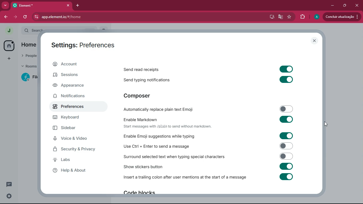 The width and height of the screenshot is (363, 204). What do you see at coordinates (77, 149) in the screenshot?
I see `security & privacy` at bounding box center [77, 149].